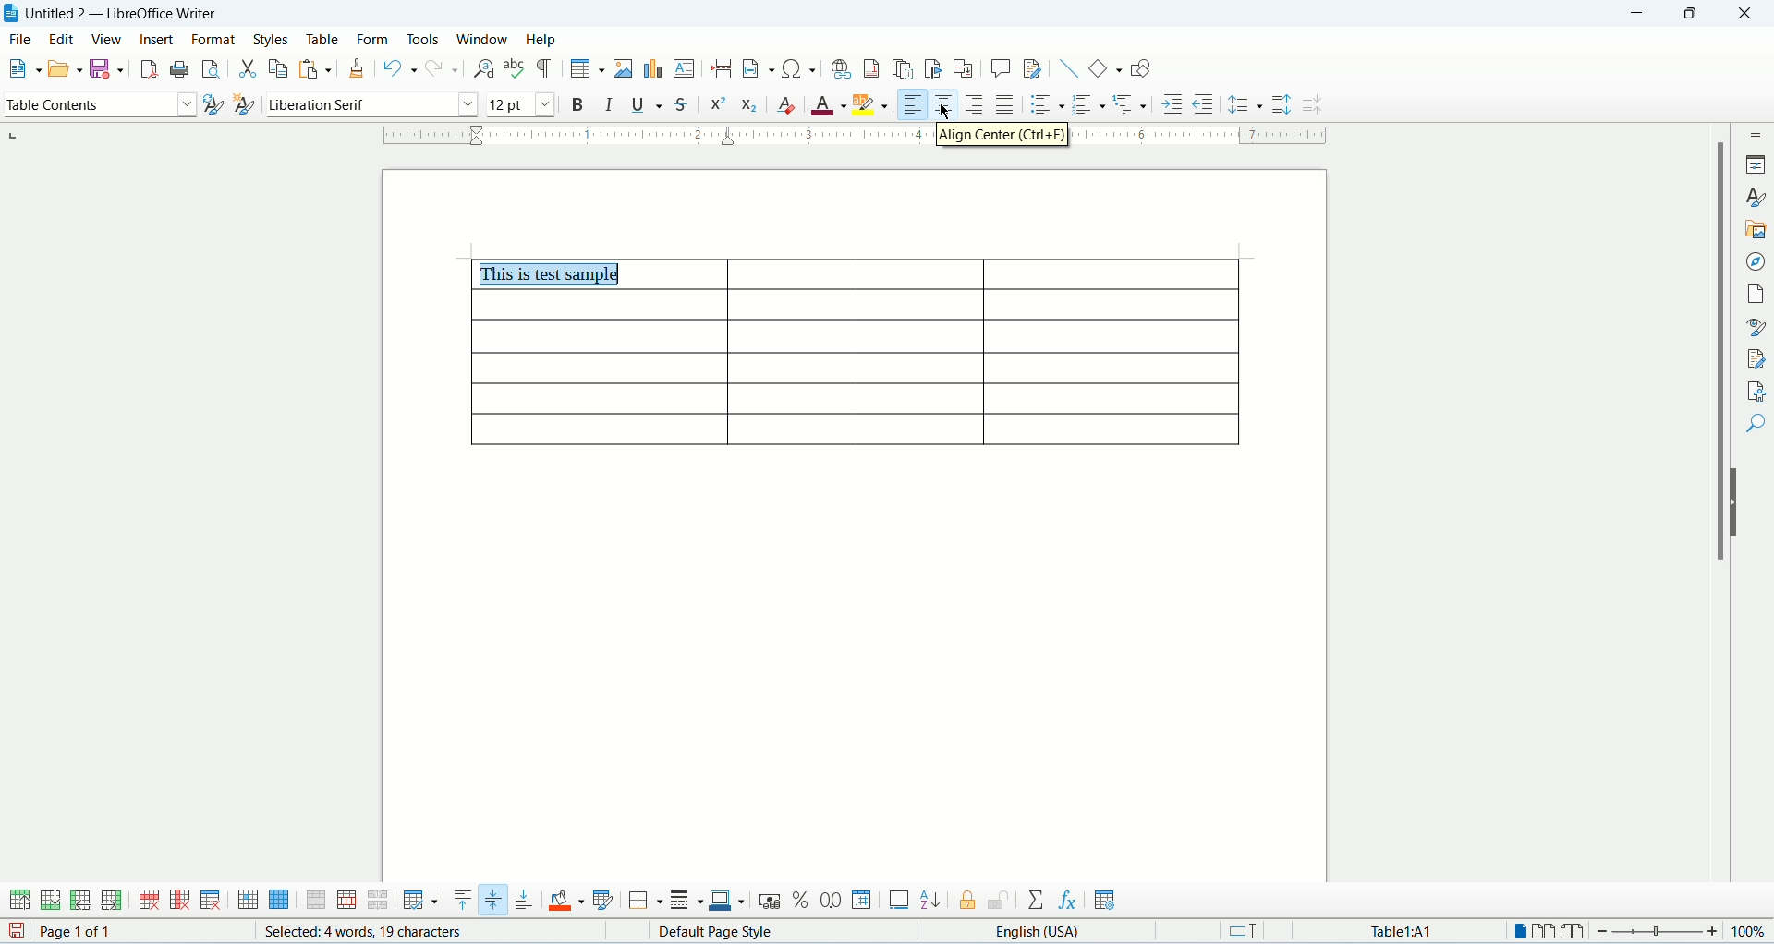 The image size is (1774, 944). I want to click on justified, so click(1008, 103).